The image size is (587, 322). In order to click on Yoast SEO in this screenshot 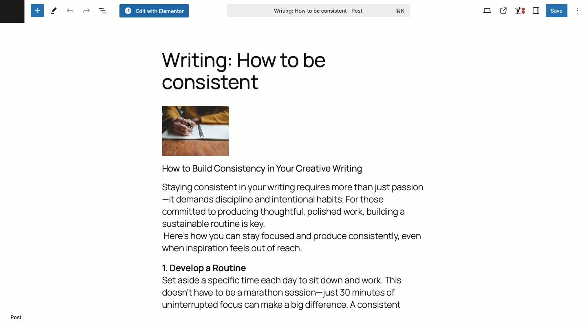, I will do `click(519, 11)`.